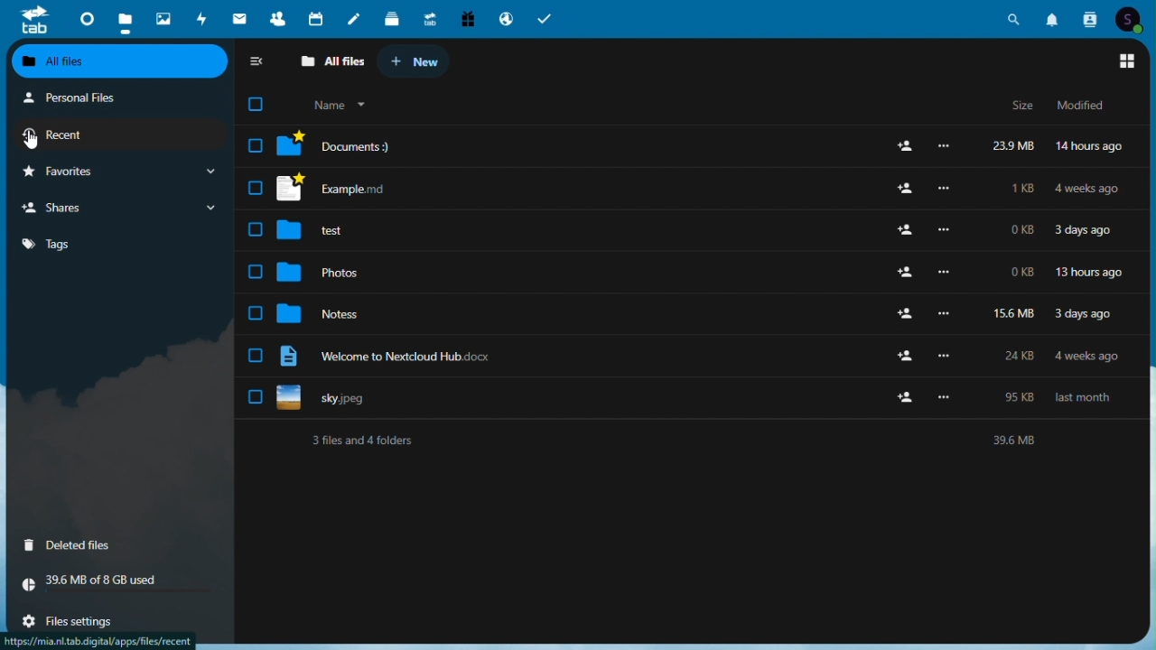 The image size is (1156, 650). Describe the element at coordinates (947, 270) in the screenshot. I see `options` at that location.